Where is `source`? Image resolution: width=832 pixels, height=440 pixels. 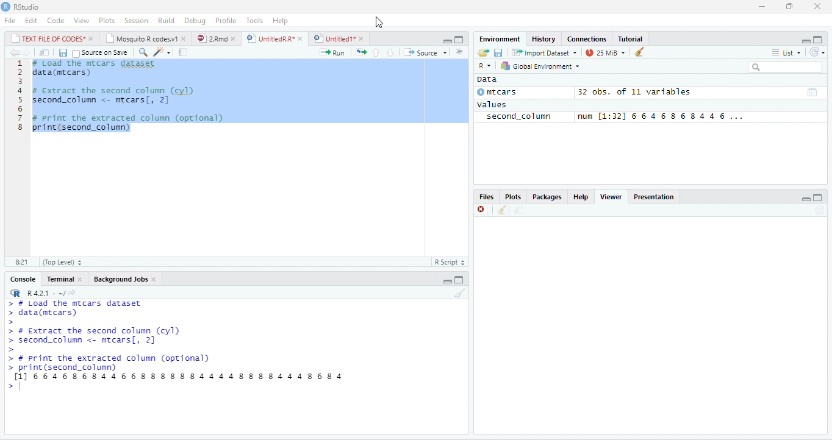 source is located at coordinates (420, 53).